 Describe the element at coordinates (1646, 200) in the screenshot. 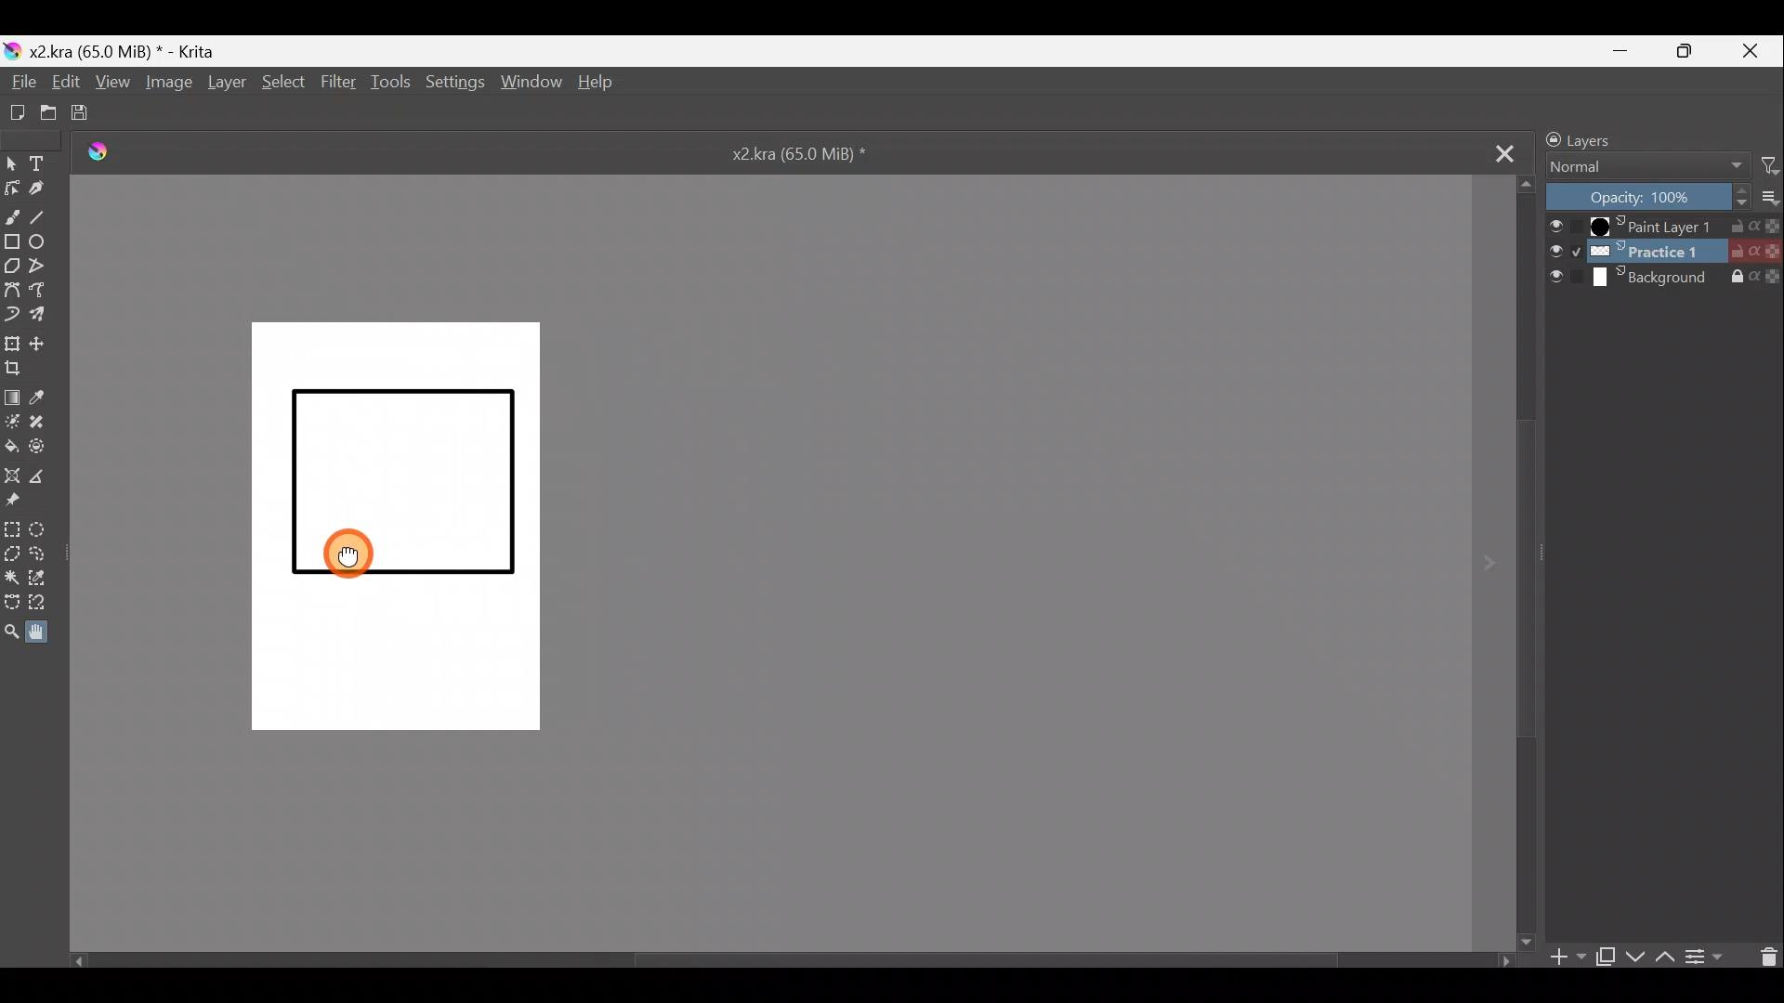

I see `Layer Opacity` at that location.